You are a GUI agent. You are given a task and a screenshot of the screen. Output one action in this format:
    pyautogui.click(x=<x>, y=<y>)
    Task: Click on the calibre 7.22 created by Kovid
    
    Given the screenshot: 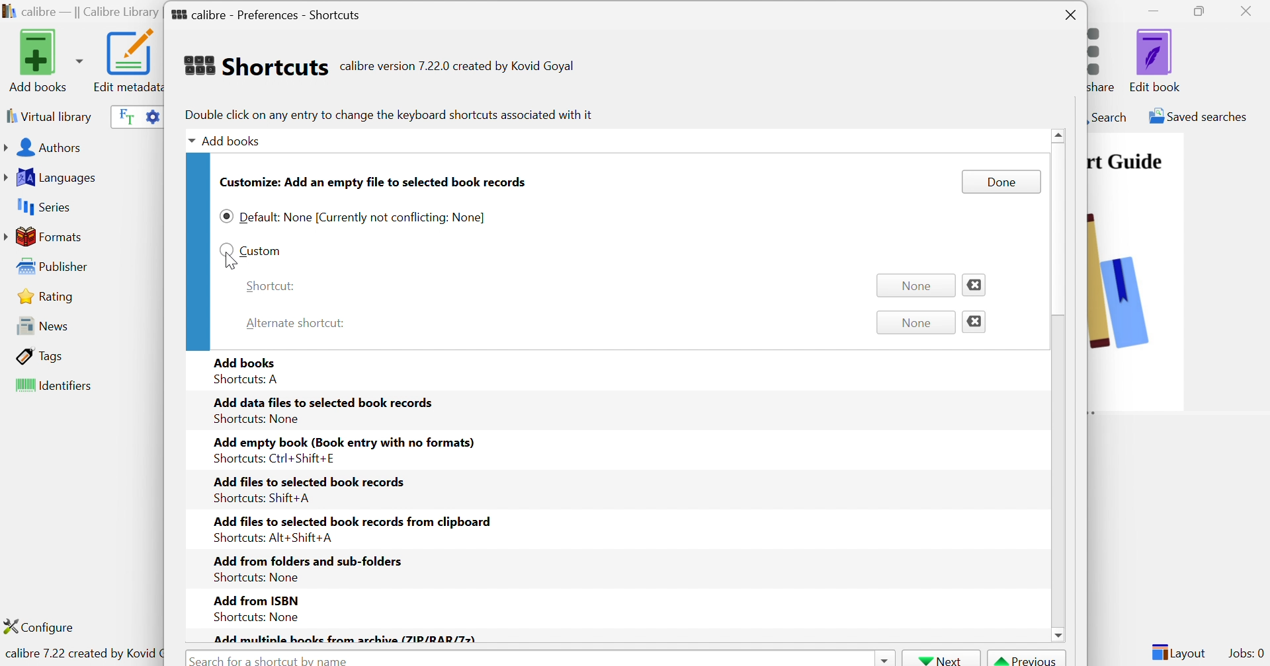 What is the action you would take?
    pyautogui.click(x=81, y=655)
    